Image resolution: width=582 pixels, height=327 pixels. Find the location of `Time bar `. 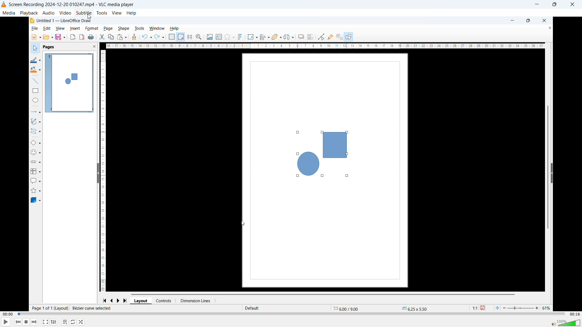

Time bar  is located at coordinates (292, 314).